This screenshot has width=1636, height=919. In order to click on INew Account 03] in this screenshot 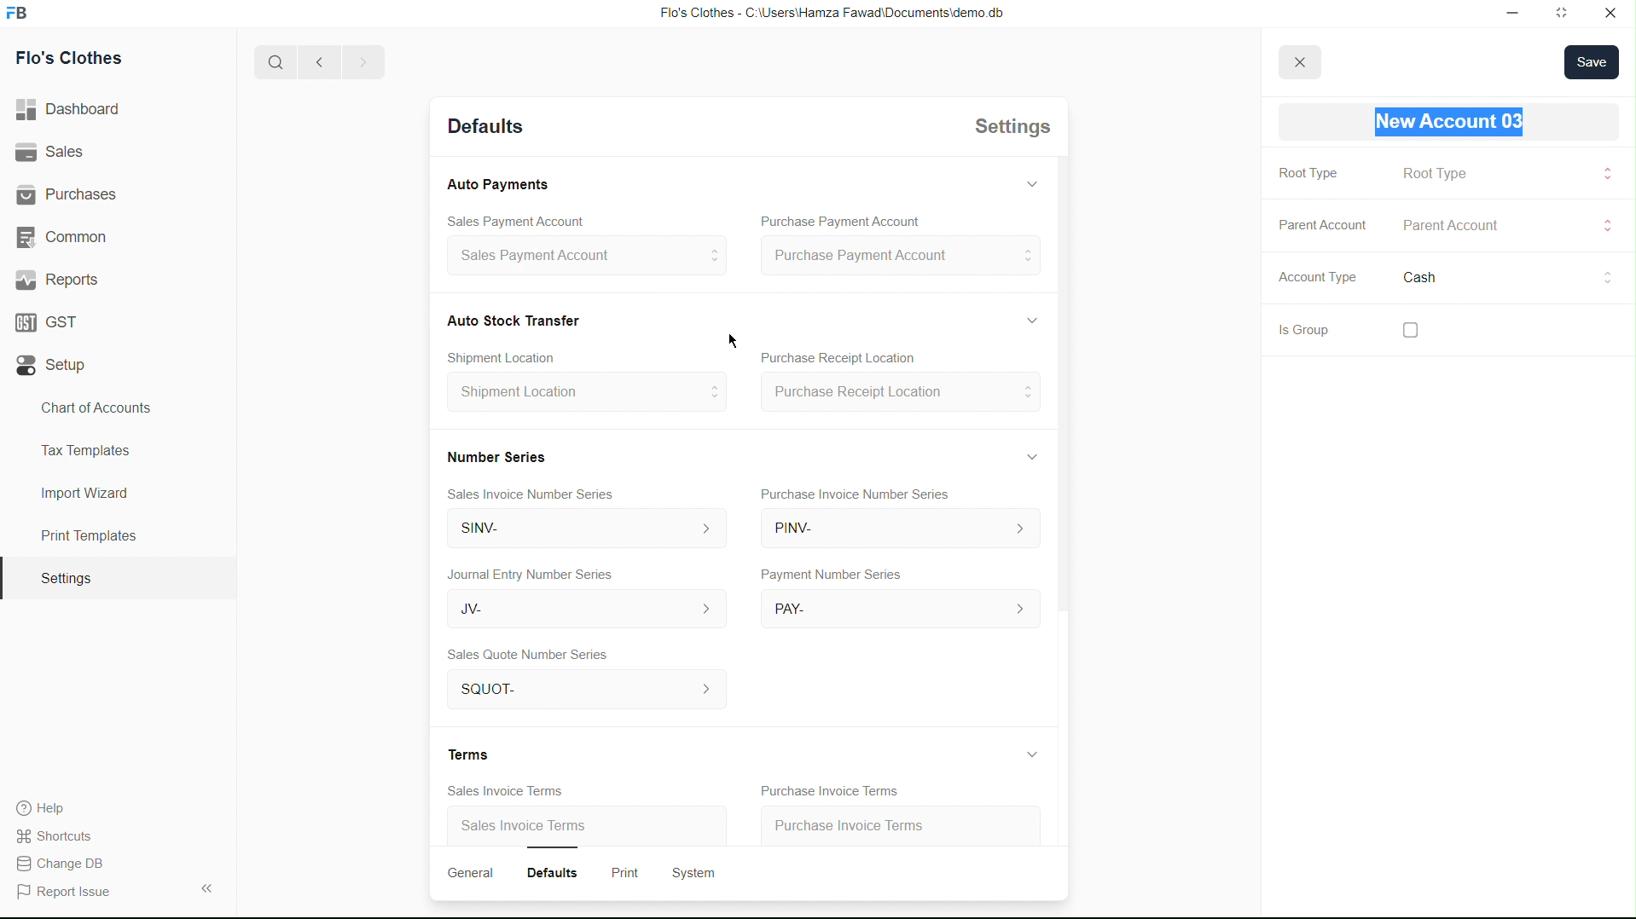, I will do `click(1453, 122)`.